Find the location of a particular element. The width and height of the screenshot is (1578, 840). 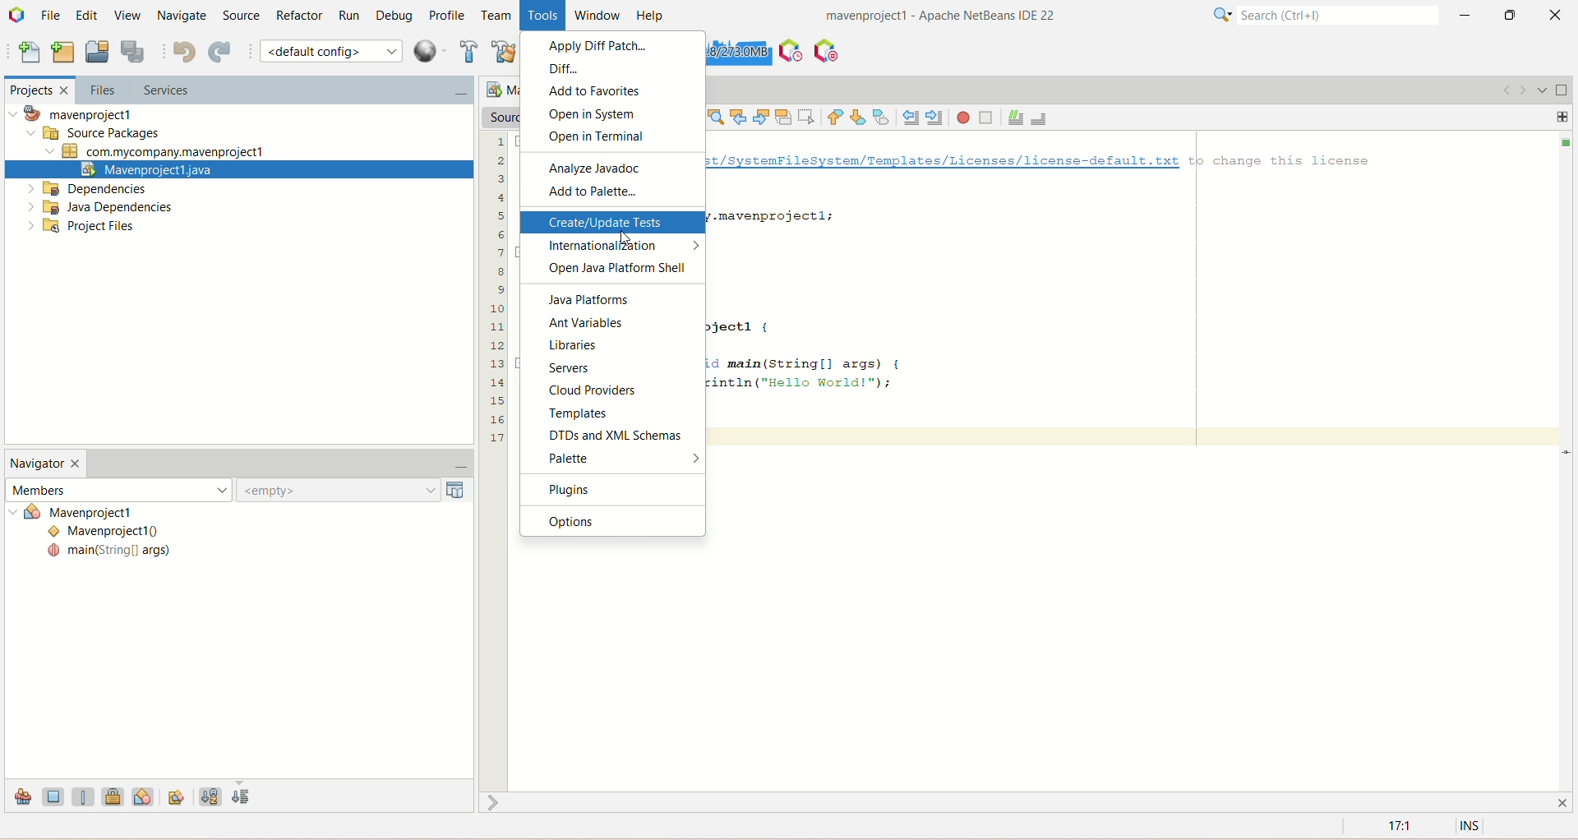

internalization is located at coordinates (612, 247).